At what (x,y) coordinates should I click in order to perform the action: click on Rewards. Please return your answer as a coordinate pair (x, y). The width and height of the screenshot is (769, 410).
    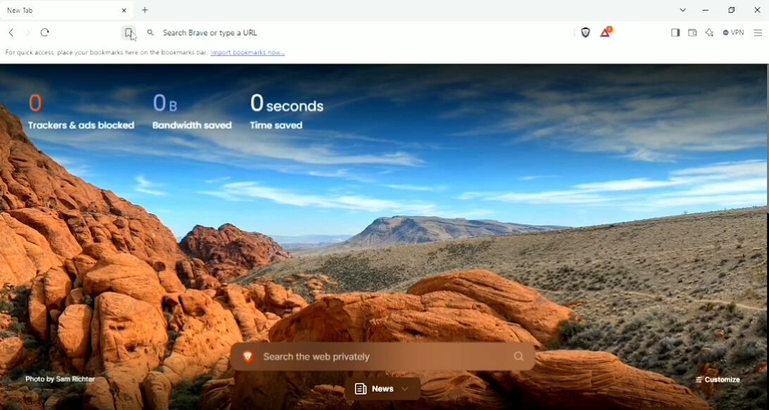
    Looking at the image, I should click on (606, 32).